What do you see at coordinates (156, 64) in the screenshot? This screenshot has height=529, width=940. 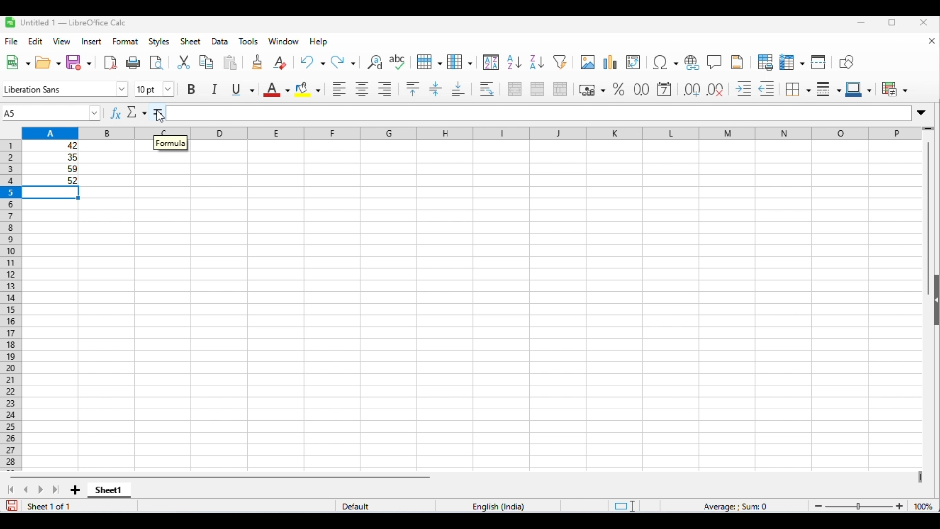 I see `toggle print preview` at bounding box center [156, 64].